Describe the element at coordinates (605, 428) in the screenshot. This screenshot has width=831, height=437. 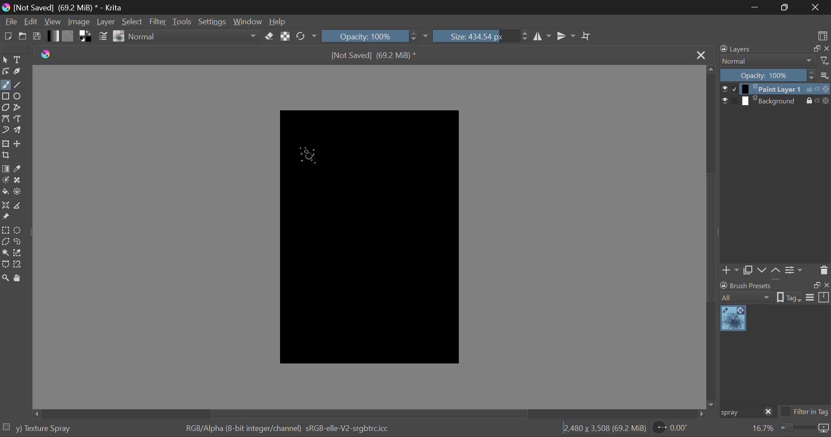
I see `12,480 x 3,508 (69.2 MiB)` at that location.